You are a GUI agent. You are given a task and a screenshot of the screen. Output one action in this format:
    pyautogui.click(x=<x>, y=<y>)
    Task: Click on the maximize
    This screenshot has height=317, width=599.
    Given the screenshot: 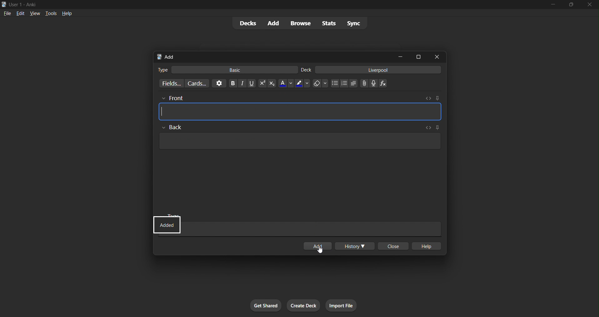 What is the action you would take?
    pyautogui.click(x=418, y=56)
    